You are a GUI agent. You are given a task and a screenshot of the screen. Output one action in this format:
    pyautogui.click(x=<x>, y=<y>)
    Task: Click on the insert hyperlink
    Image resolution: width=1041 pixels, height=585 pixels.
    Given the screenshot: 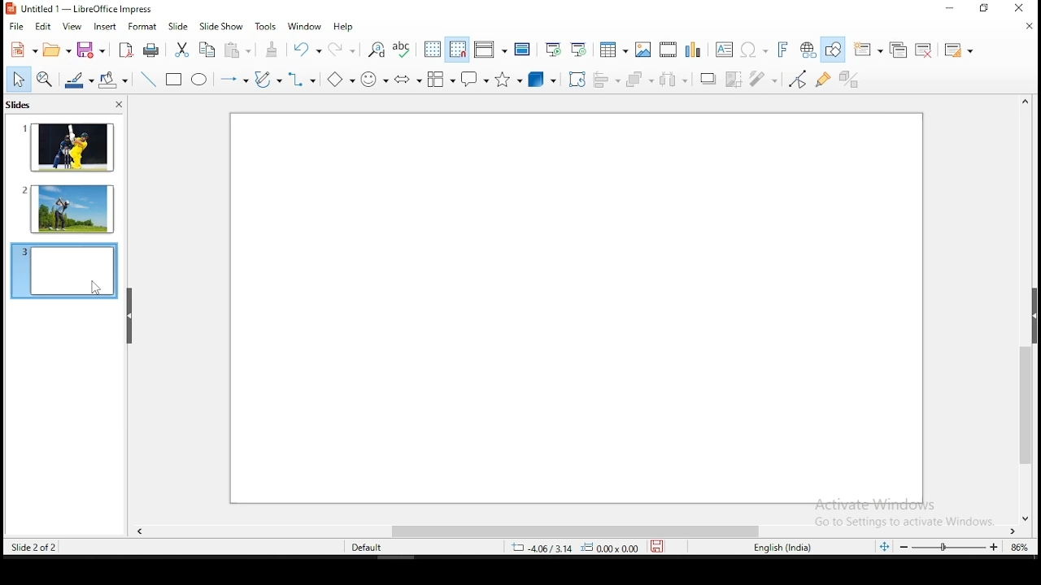 What is the action you would take?
    pyautogui.click(x=806, y=50)
    